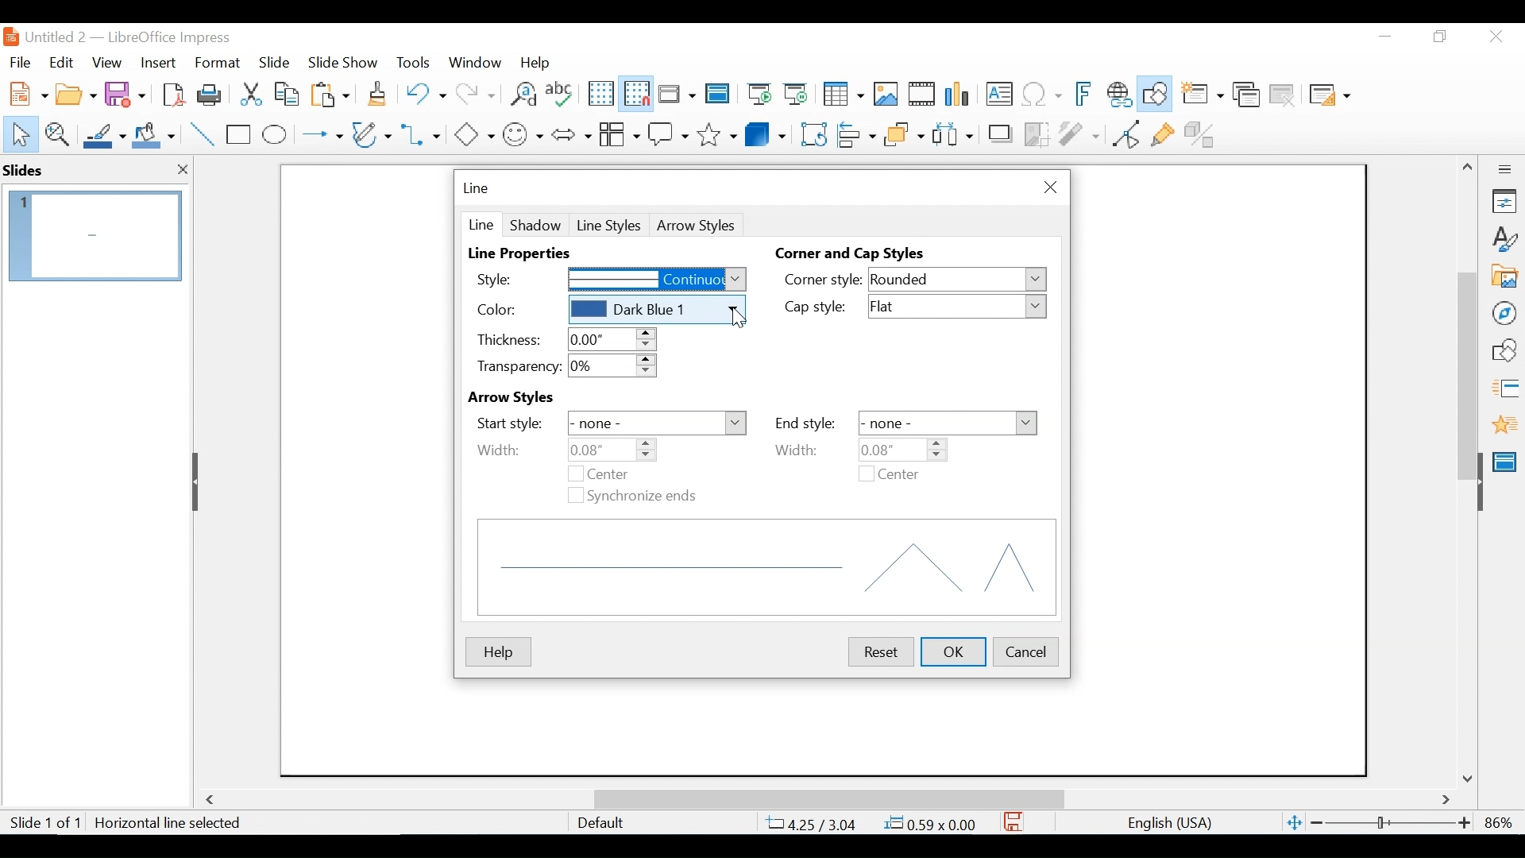 The height and width of the screenshot is (858, 1525). I want to click on Tools, so click(413, 62).